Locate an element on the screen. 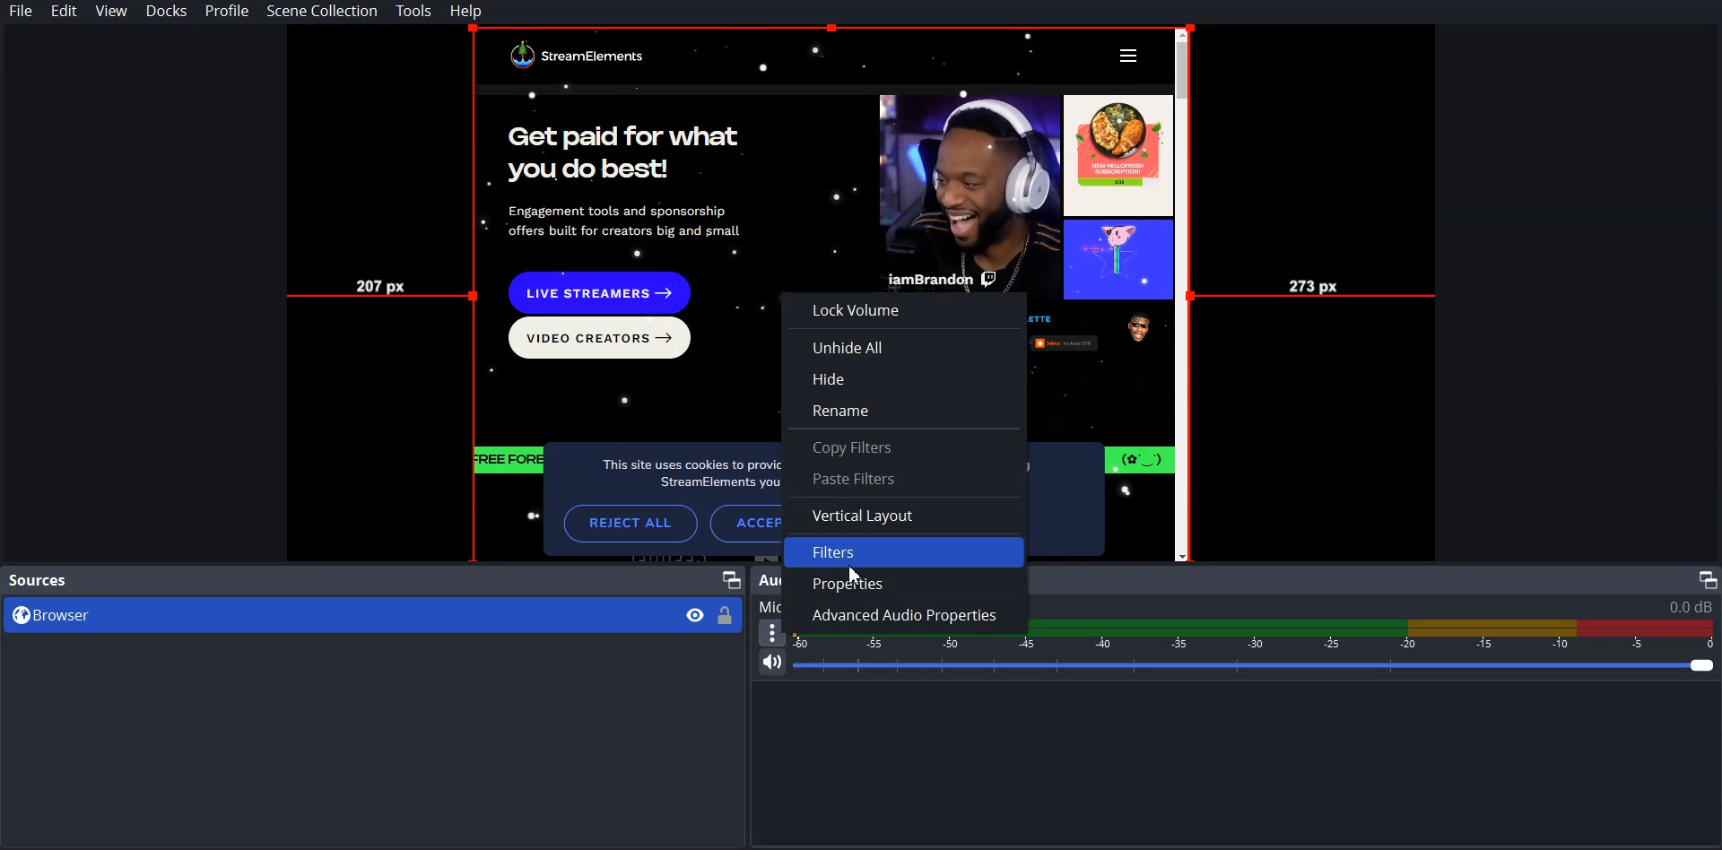 The width and height of the screenshot is (1722, 850). Advanced Audio Properties is located at coordinates (903, 617).